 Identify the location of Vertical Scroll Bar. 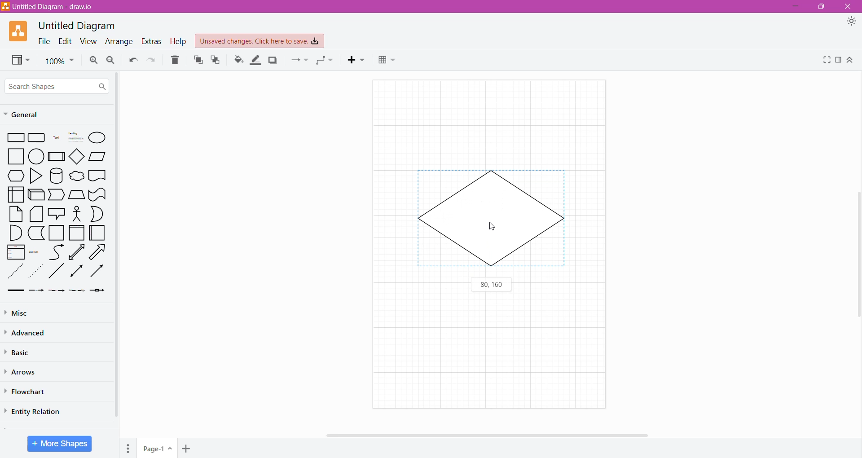
(116, 247).